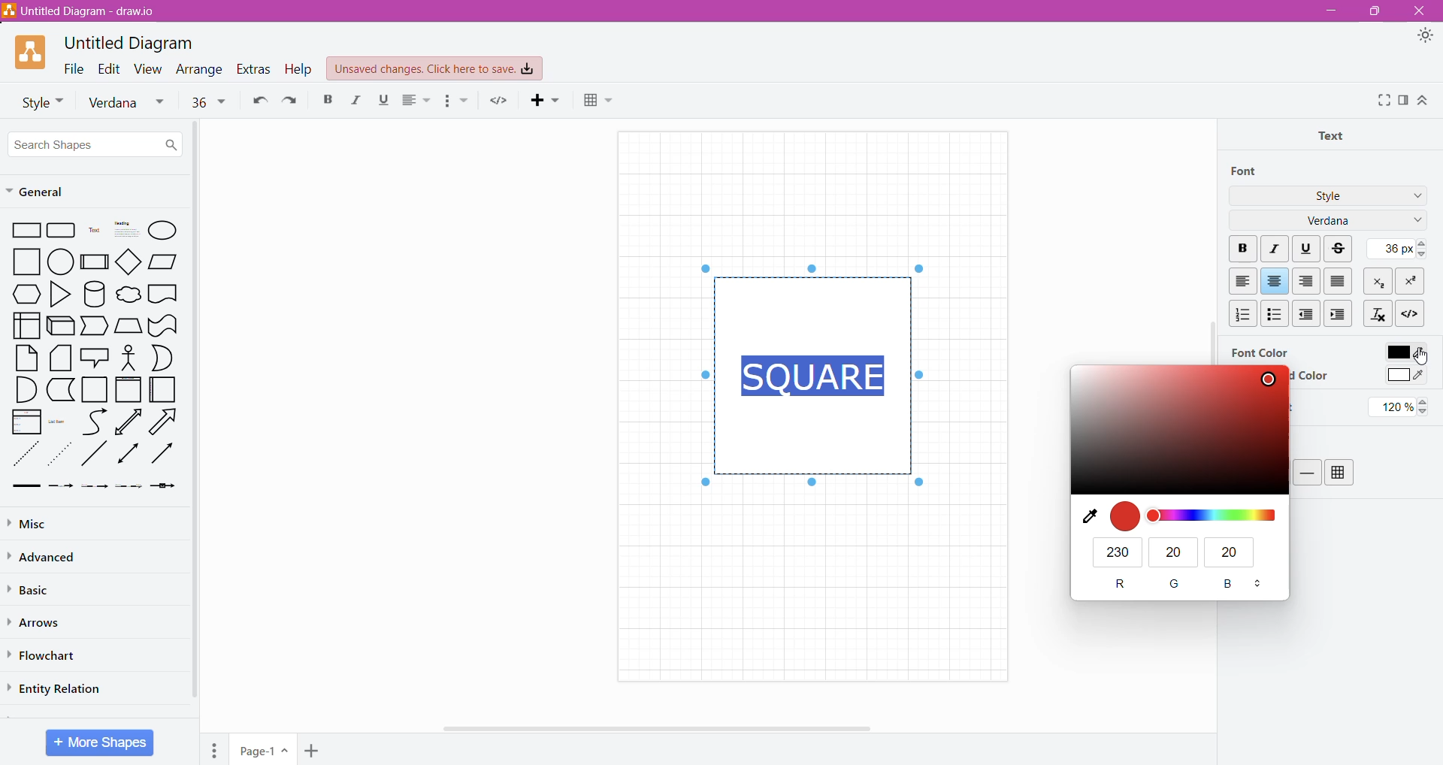 This screenshot has height=765, width=1443. Describe the element at coordinates (163, 293) in the screenshot. I see `document` at that location.